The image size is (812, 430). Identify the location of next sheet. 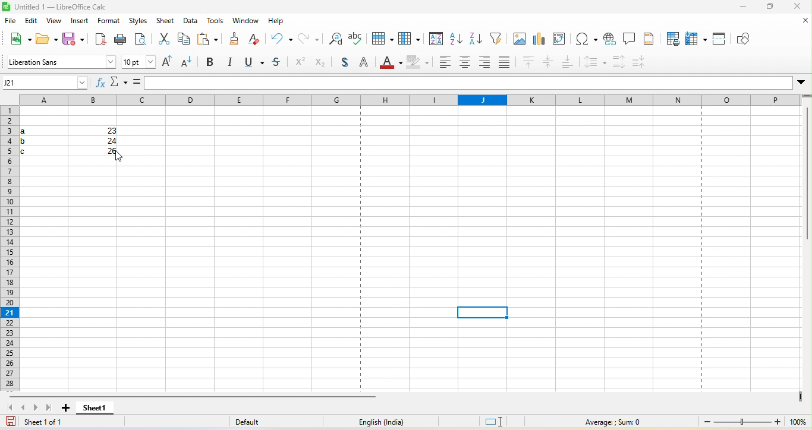
(36, 410).